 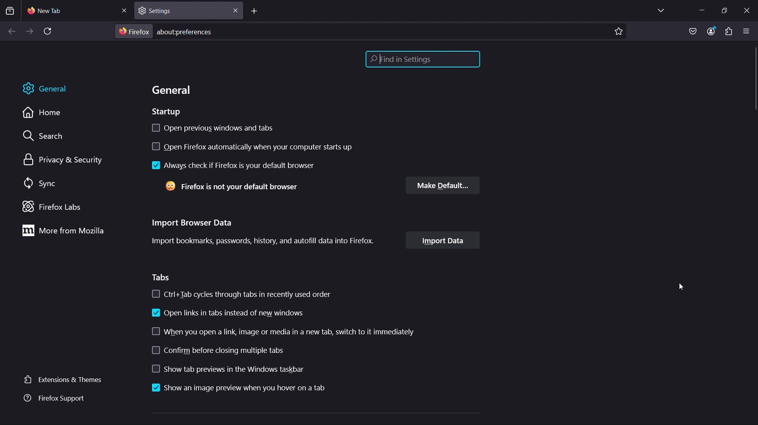 I want to click on Open application menu, so click(x=748, y=31).